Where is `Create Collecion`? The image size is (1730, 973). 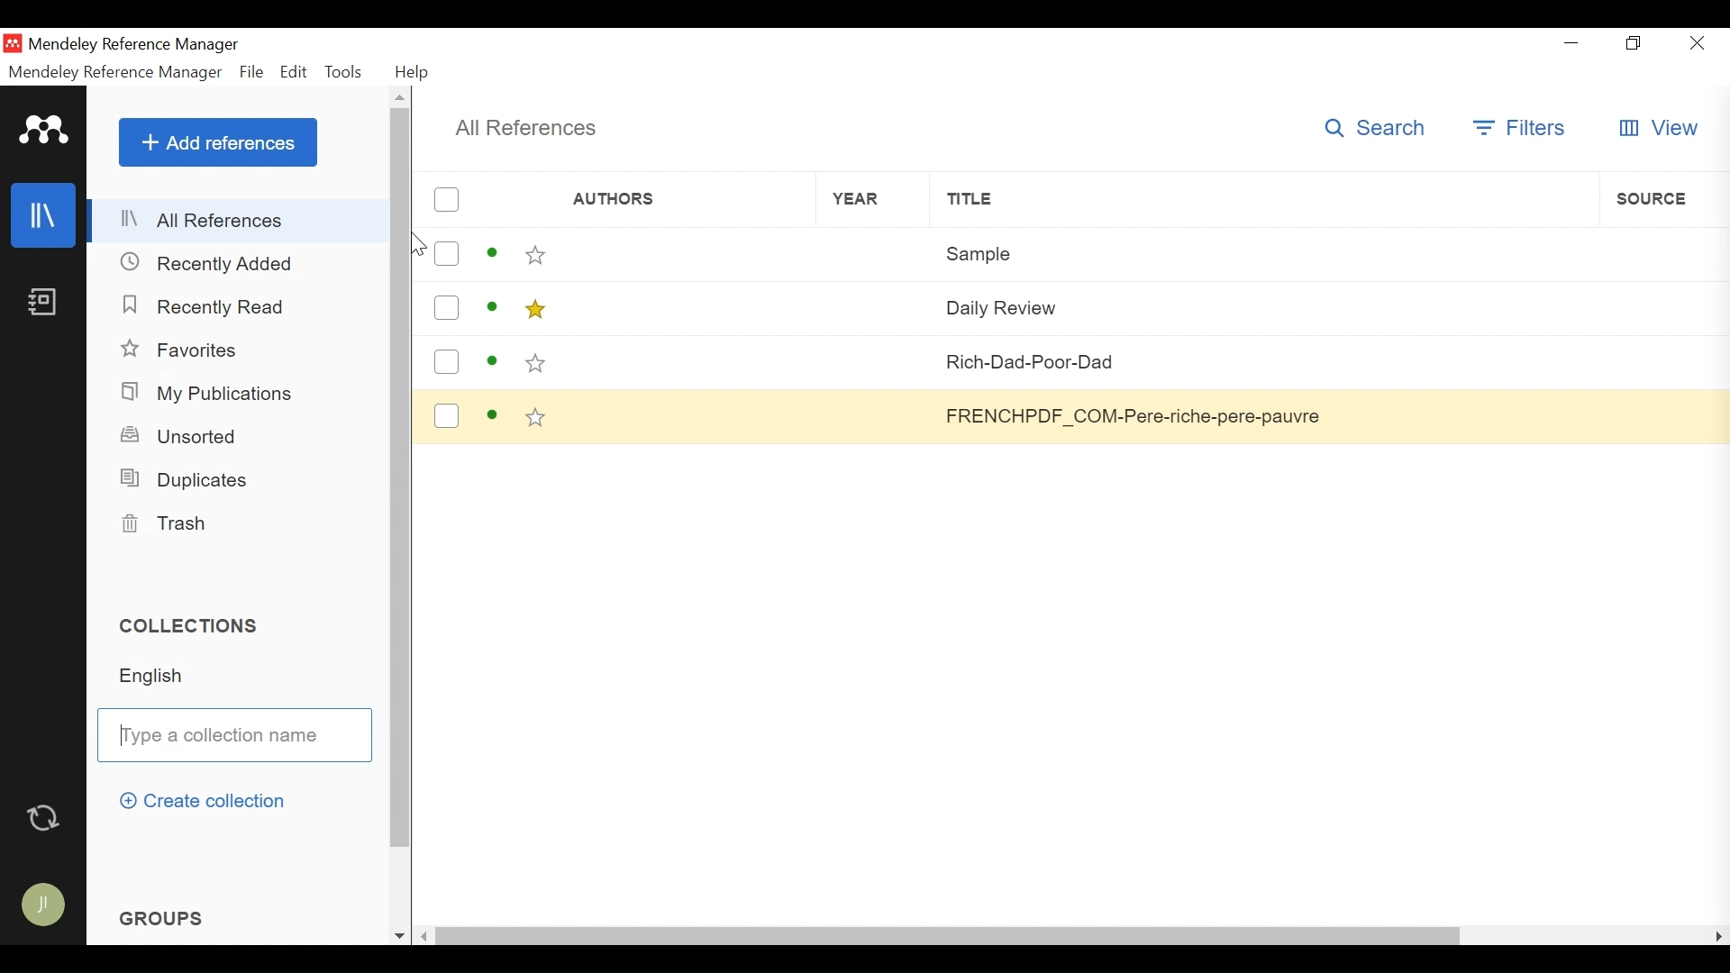
Create Collecion is located at coordinates (201, 801).